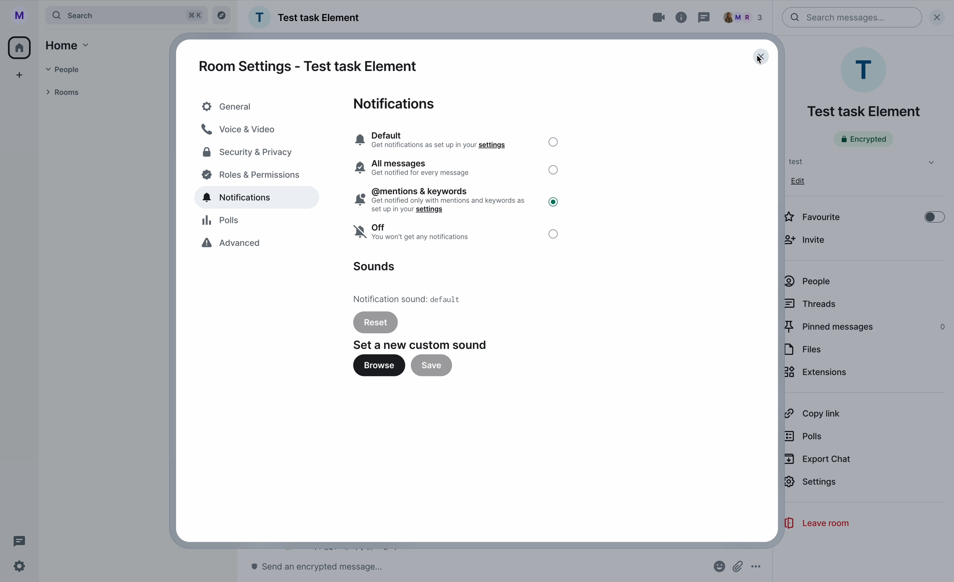  What do you see at coordinates (456, 168) in the screenshot?
I see `all messages` at bounding box center [456, 168].